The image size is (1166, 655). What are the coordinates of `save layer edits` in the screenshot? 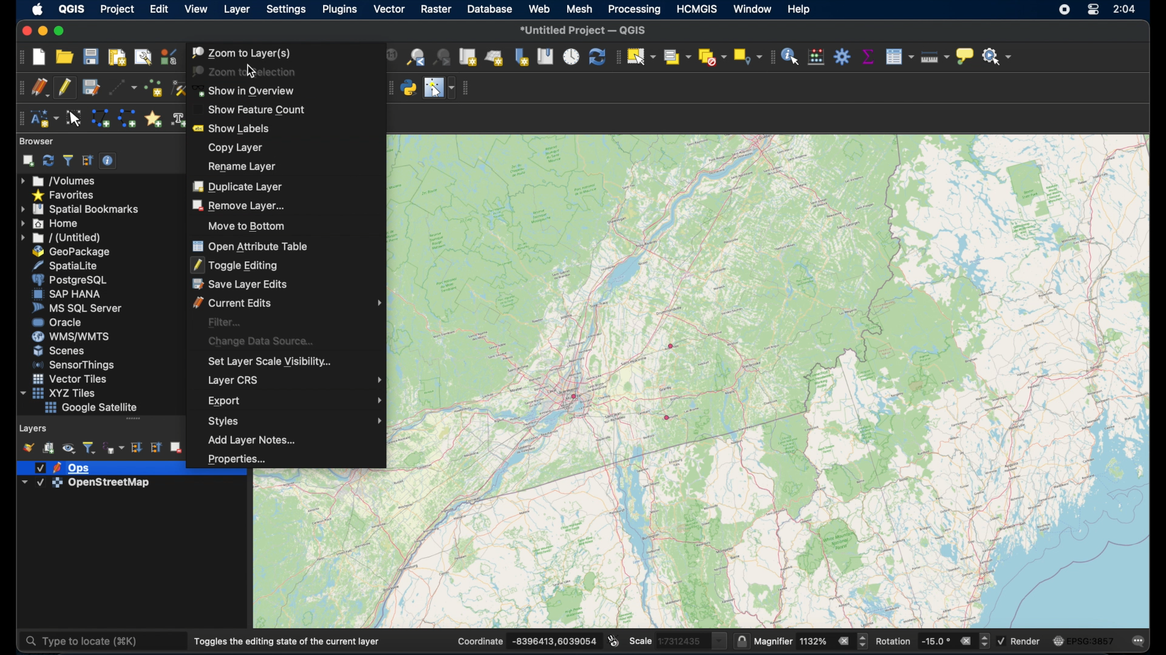 It's located at (90, 88).